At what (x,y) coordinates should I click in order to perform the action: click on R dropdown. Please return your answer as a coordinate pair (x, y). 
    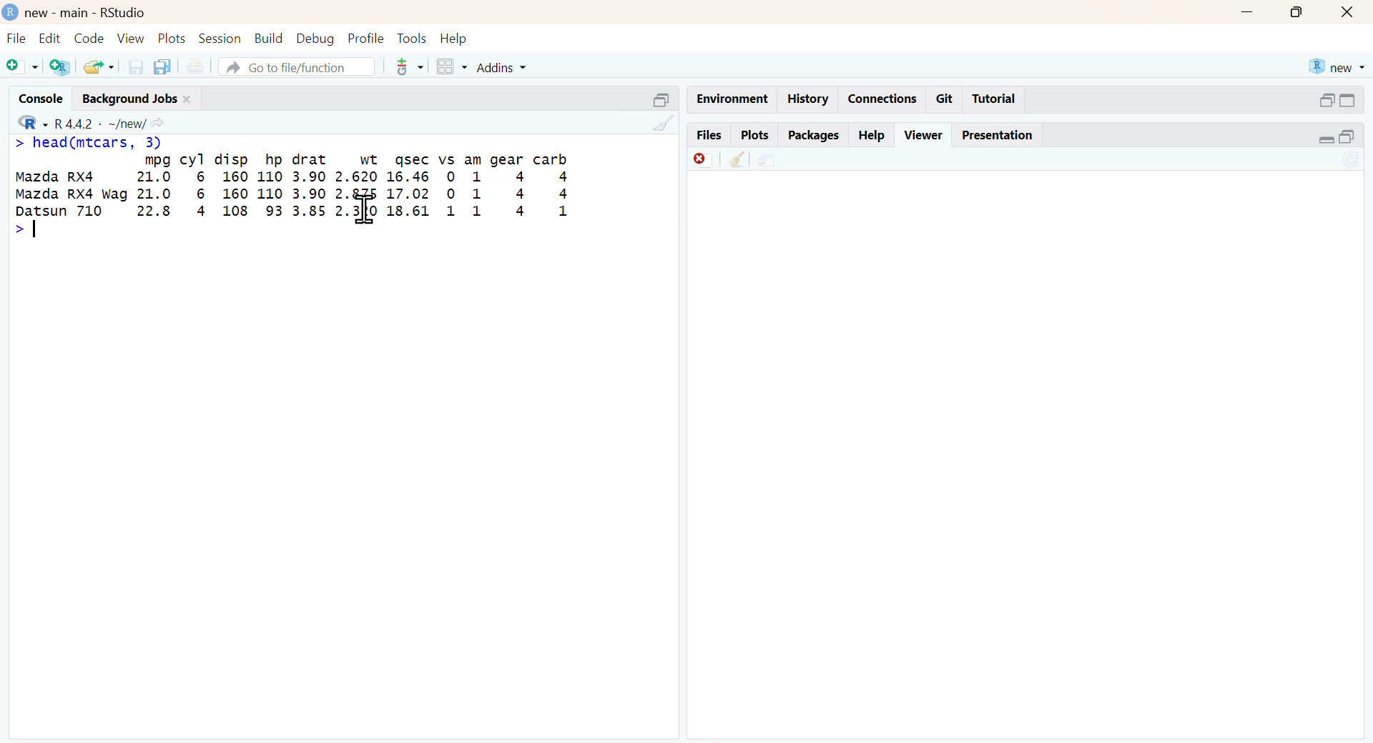
    Looking at the image, I should click on (19, 121).